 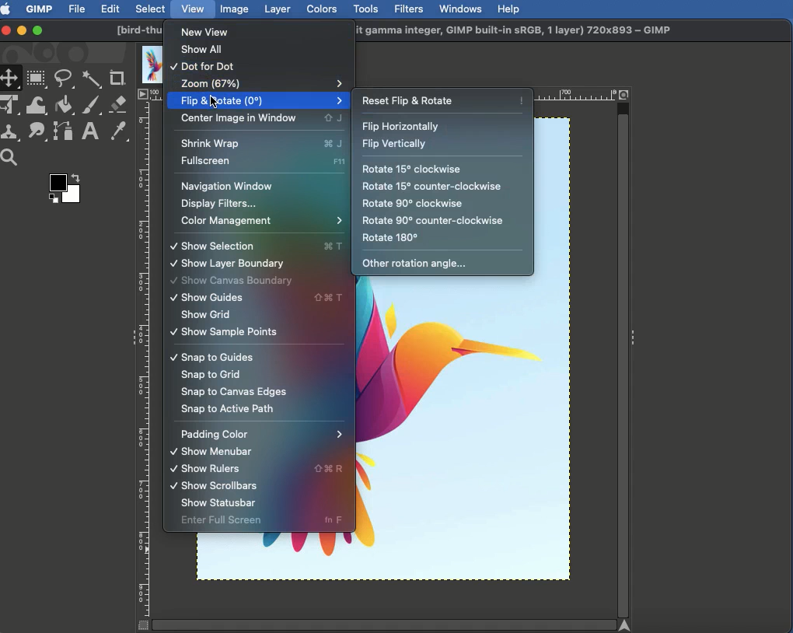 I want to click on Center image in window, so click(x=241, y=119).